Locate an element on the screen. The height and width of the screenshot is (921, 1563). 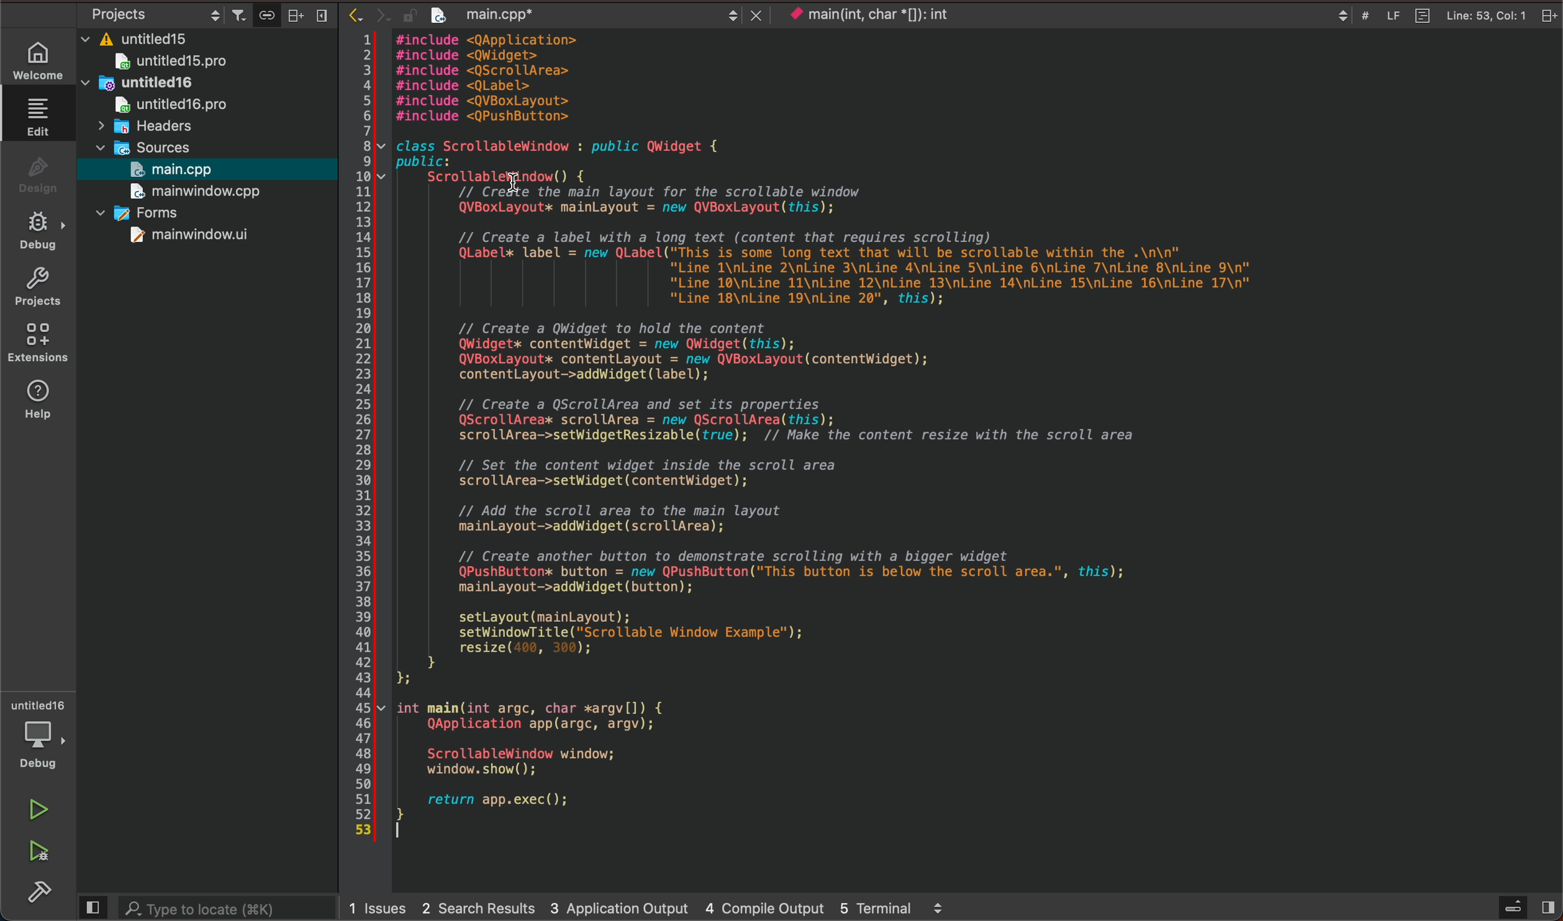
close is located at coordinates (1545, 16).